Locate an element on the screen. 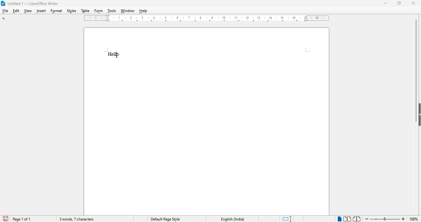 Image resolution: width=421 pixels, height=222 pixels. edit is located at coordinates (16, 11).